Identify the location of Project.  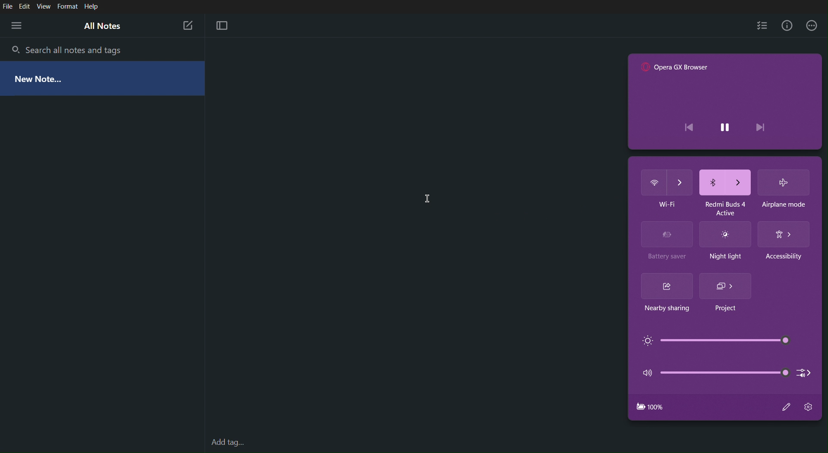
(727, 287).